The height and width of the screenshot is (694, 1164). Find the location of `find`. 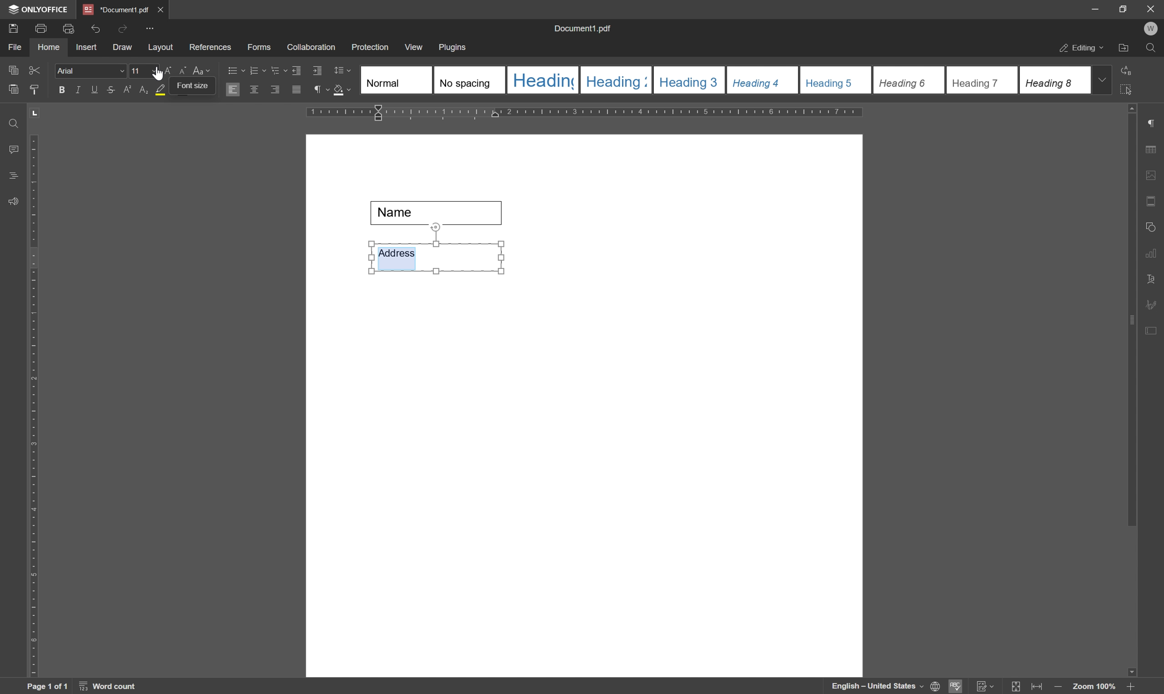

find is located at coordinates (12, 121).